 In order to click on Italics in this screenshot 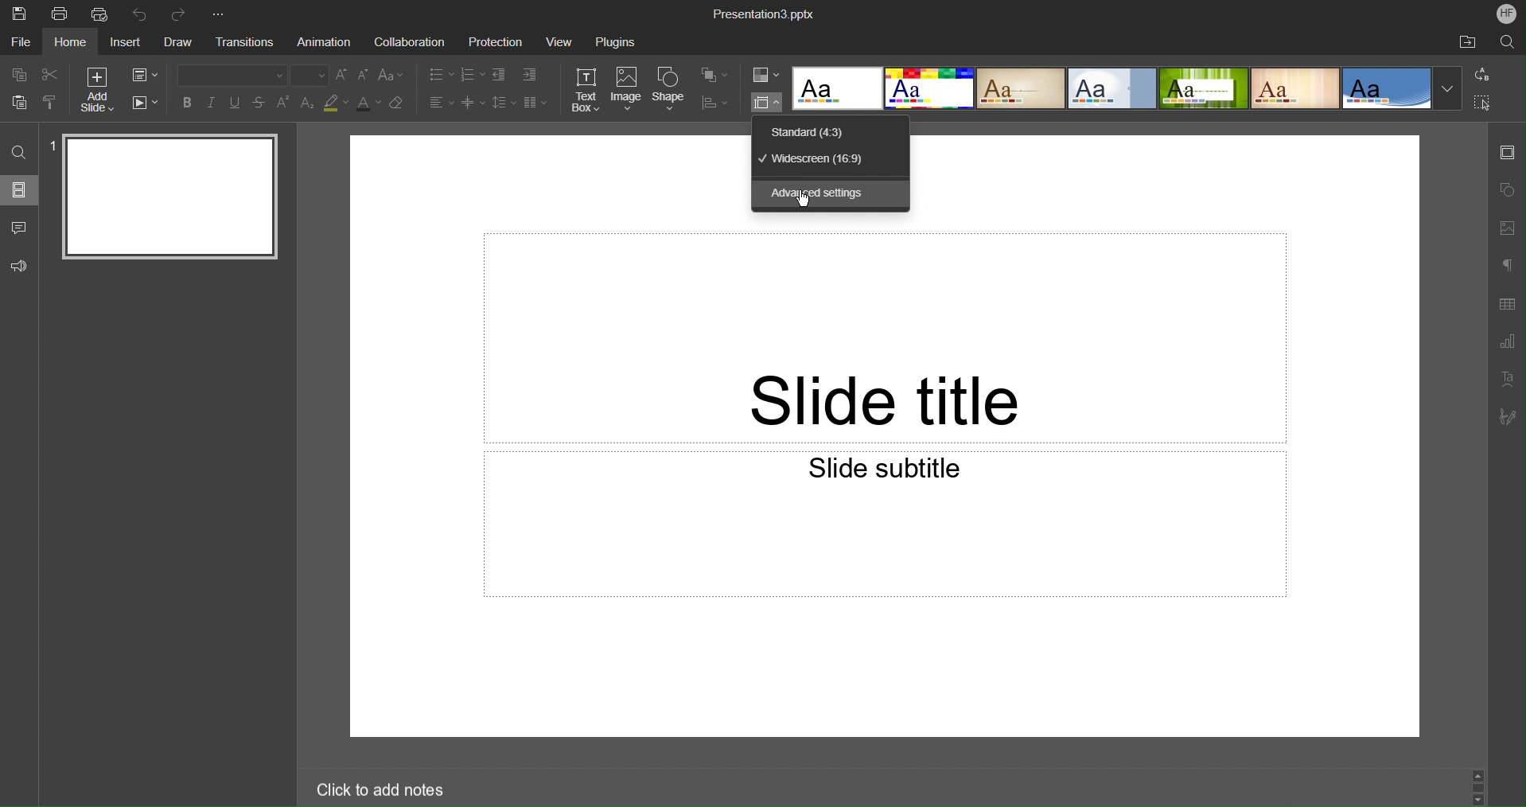, I will do `click(213, 104)`.